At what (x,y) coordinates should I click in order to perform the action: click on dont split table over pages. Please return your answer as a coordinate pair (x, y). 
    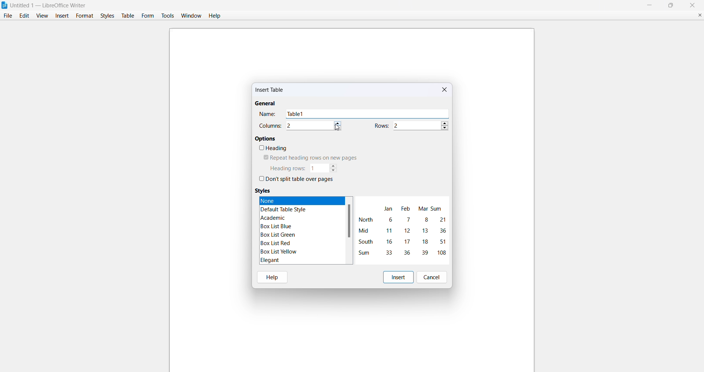
    Looking at the image, I should click on (296, 180).